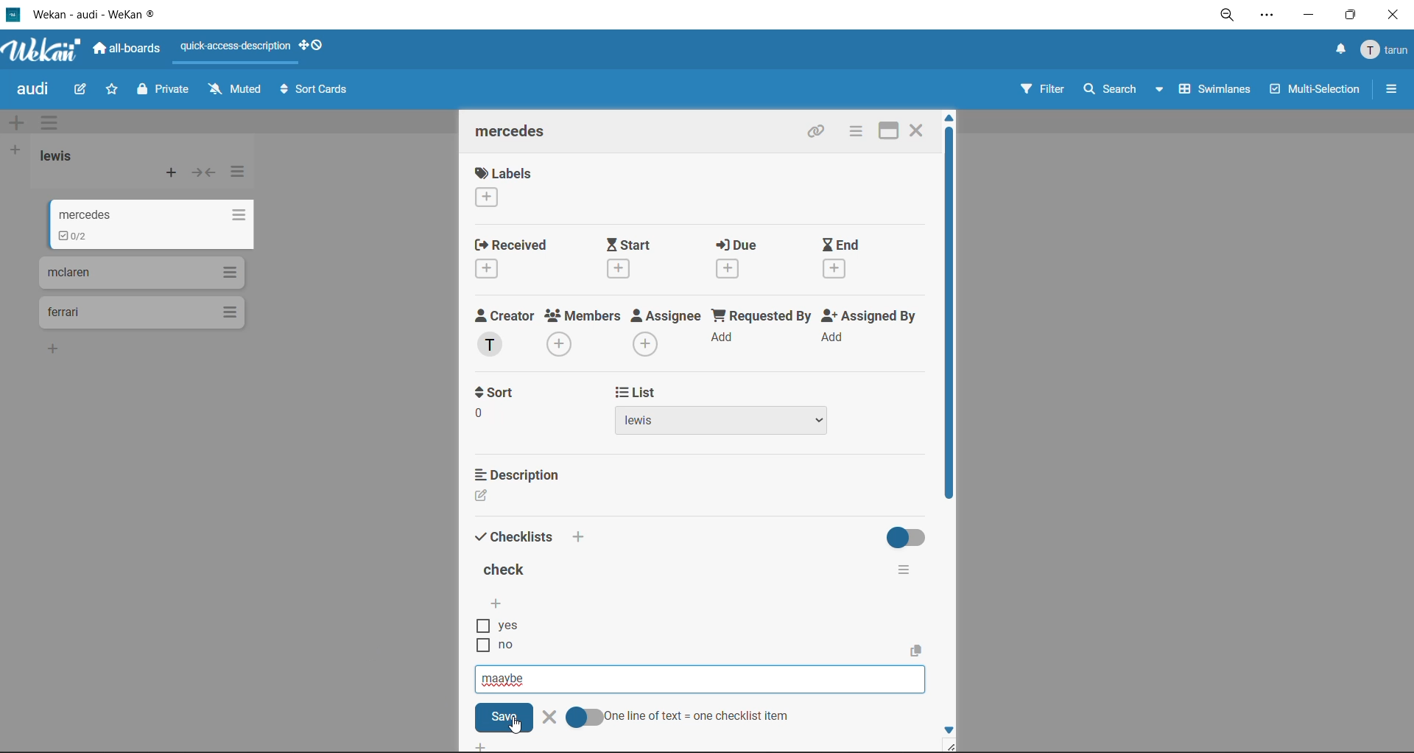  Describe the element at coordinates (502, 393) in the screenshot. I see `sort` at that location.